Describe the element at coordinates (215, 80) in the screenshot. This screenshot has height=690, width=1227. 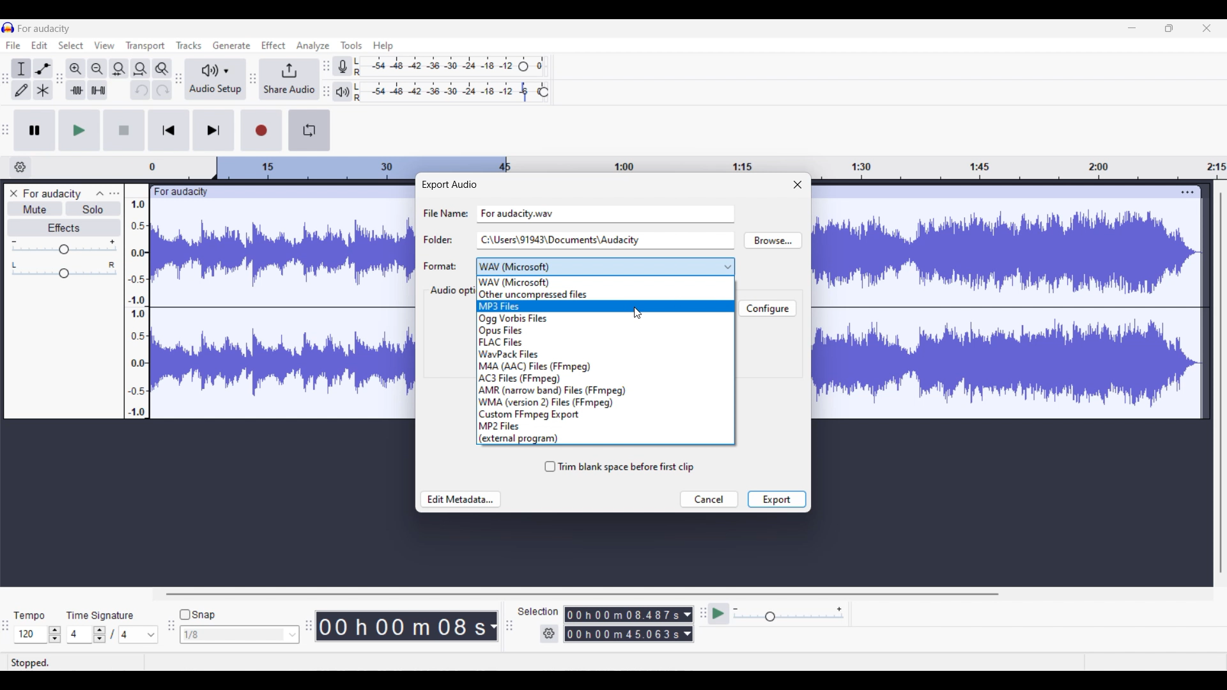
I see `Audio setup` at that location.